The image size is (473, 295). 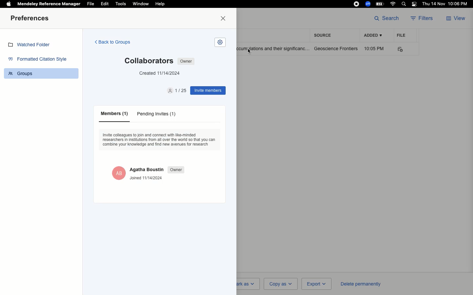 What do you see at coordinates (394, 4) in the screenshot?
I see `Internet` at bounding box center [394, 4].